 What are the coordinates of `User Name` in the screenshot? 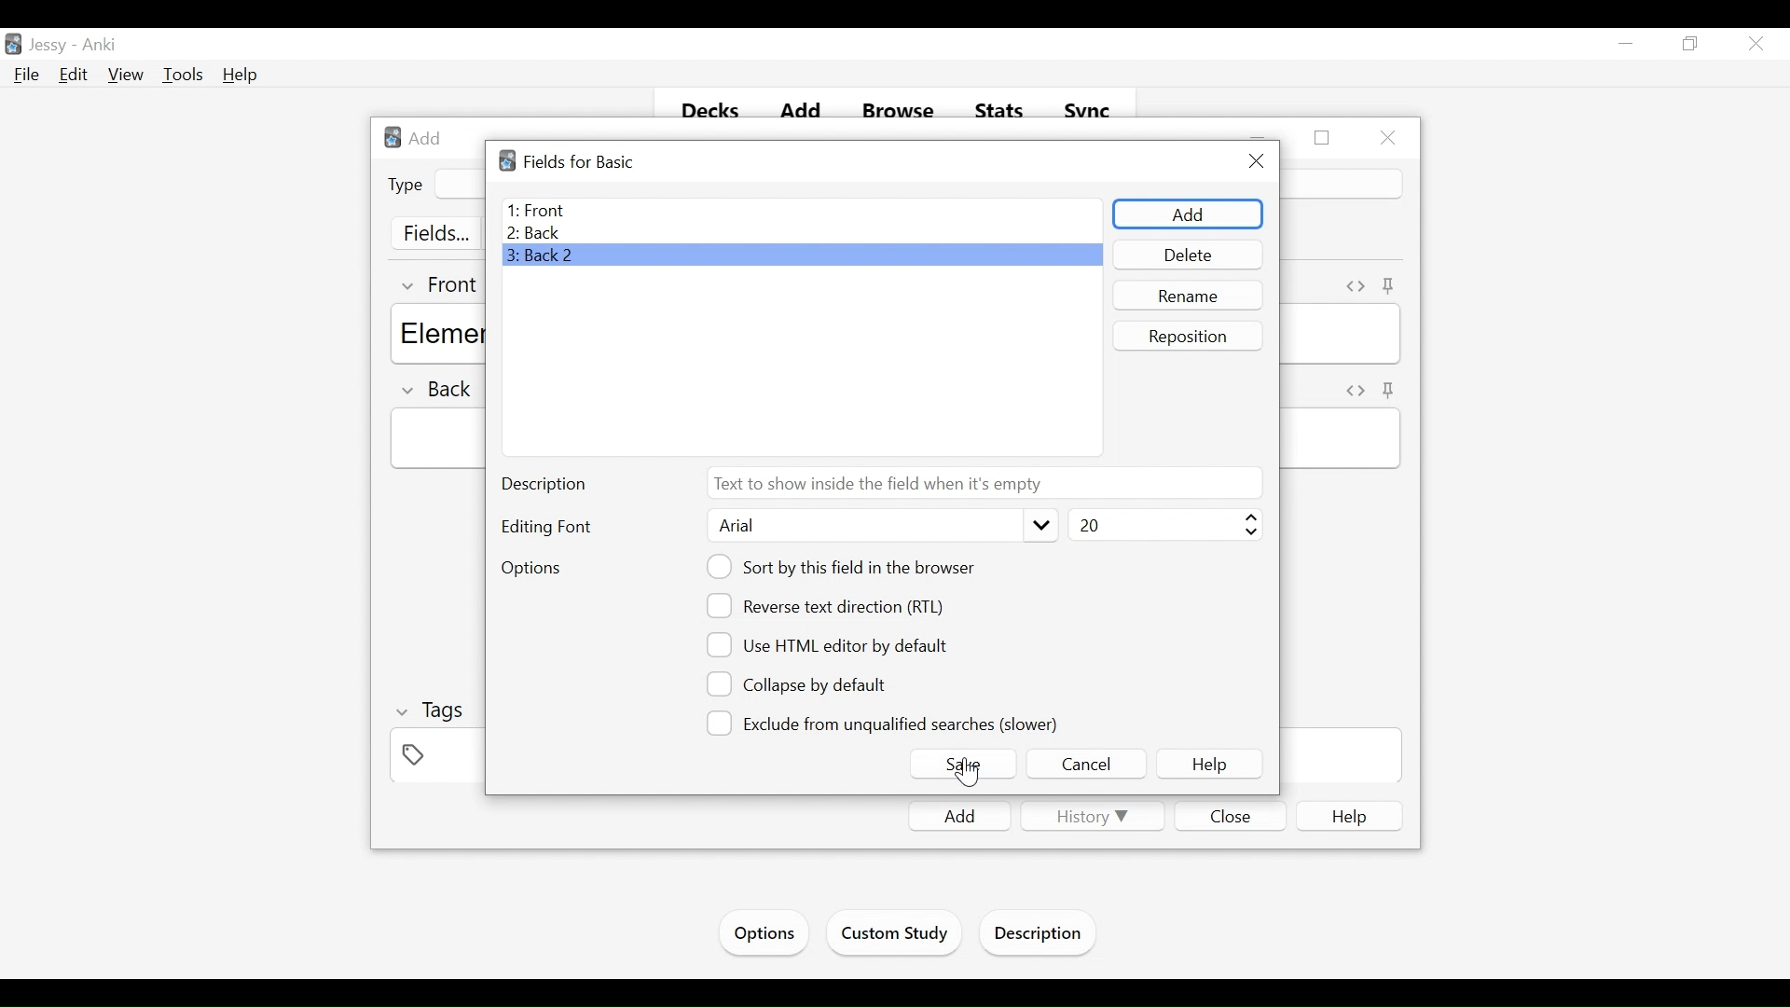 It's located at (51, 46).